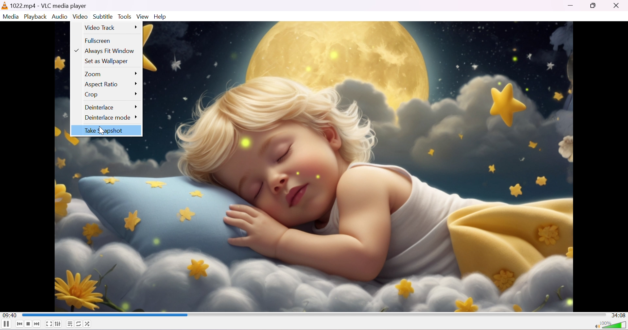 The width and height of the screenshot is (628, 330). Describe the element at coordinates (4, 5) in the screenshot. I see `vlc media player logo` at that location.